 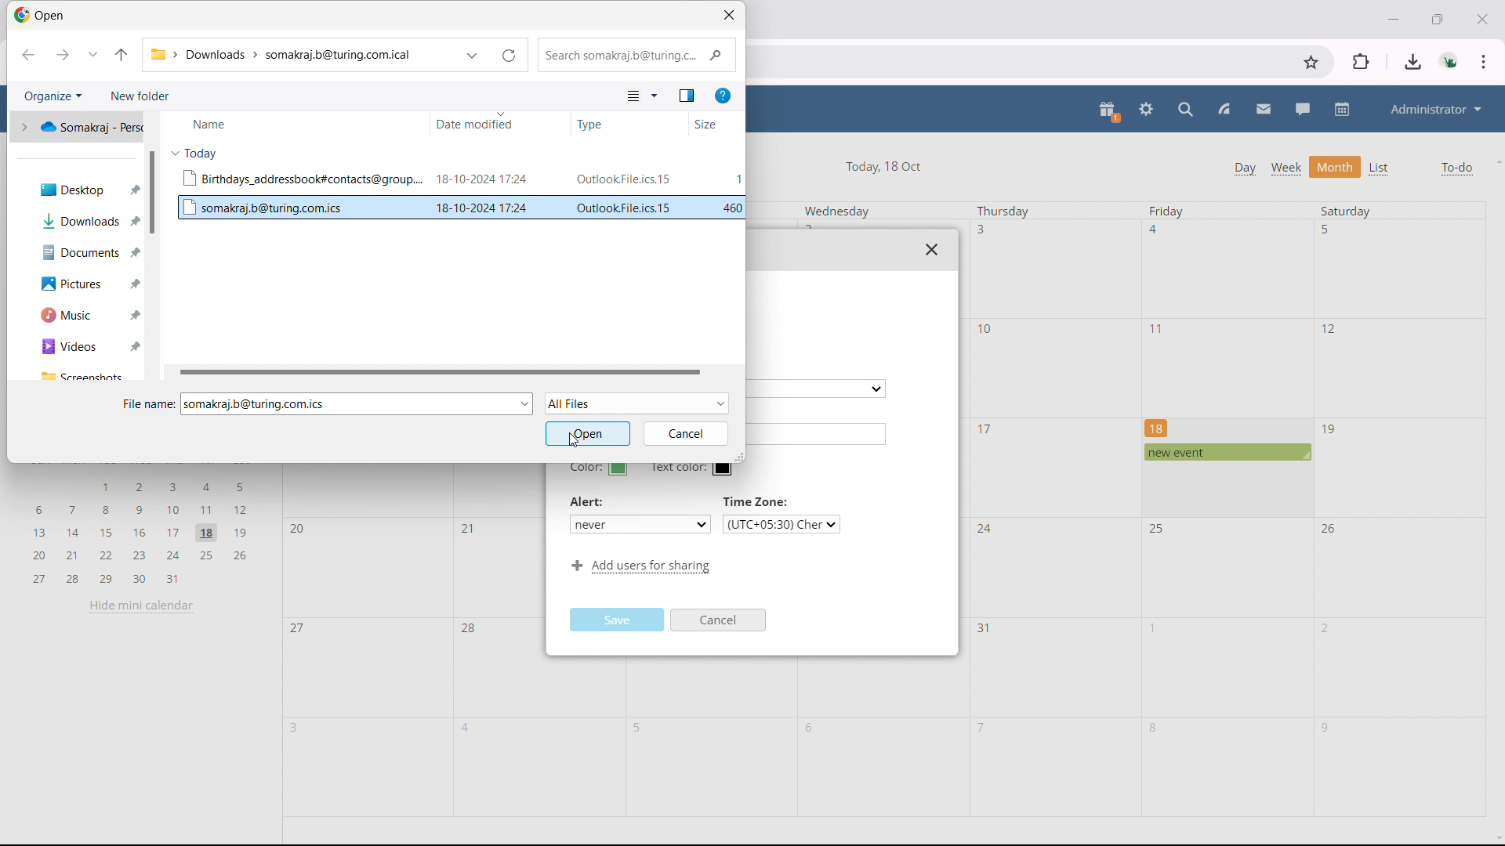 I want to click on 18-10-2024 17:24, so click(x=483, y=207).